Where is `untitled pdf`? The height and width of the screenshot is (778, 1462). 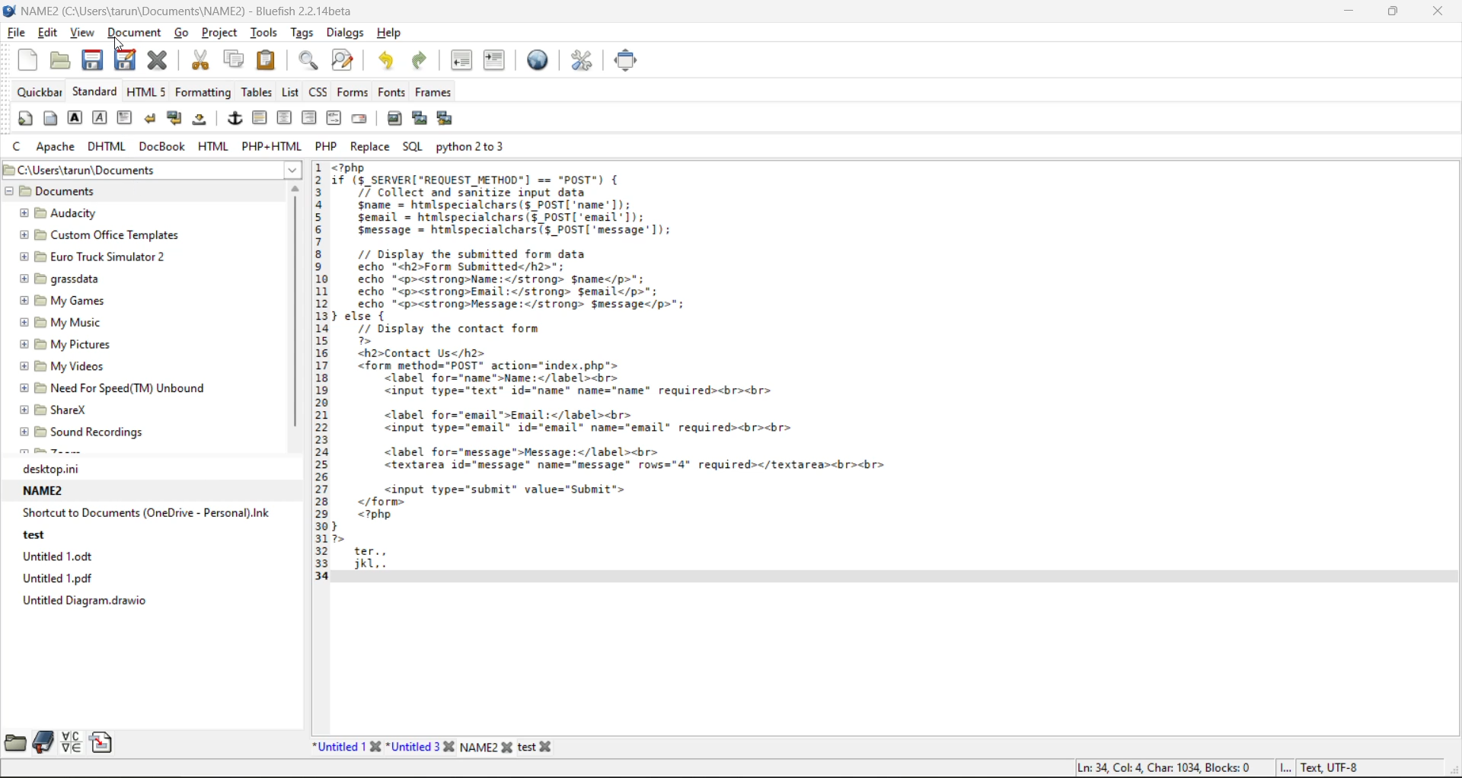 untitled pdf is located at coordinates (72, 578).